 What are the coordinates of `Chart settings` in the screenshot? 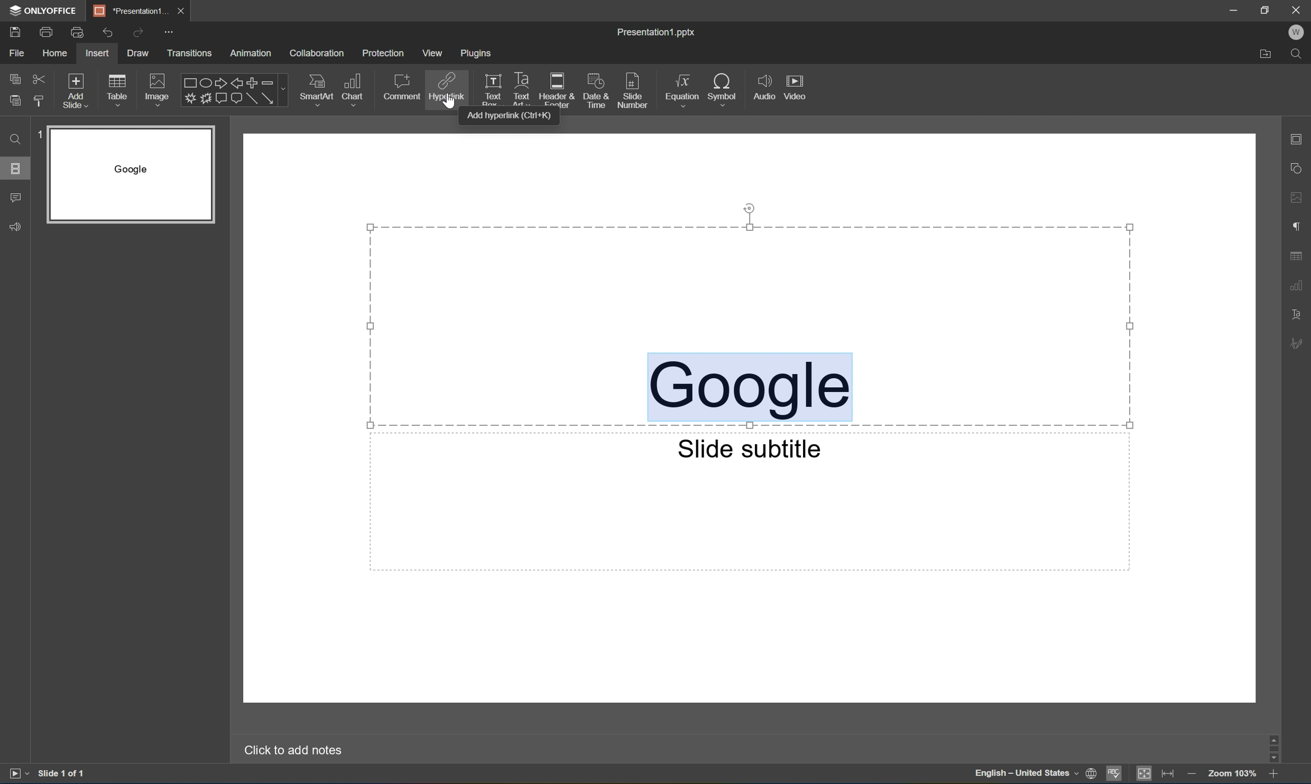 It's located at (1296, 285).